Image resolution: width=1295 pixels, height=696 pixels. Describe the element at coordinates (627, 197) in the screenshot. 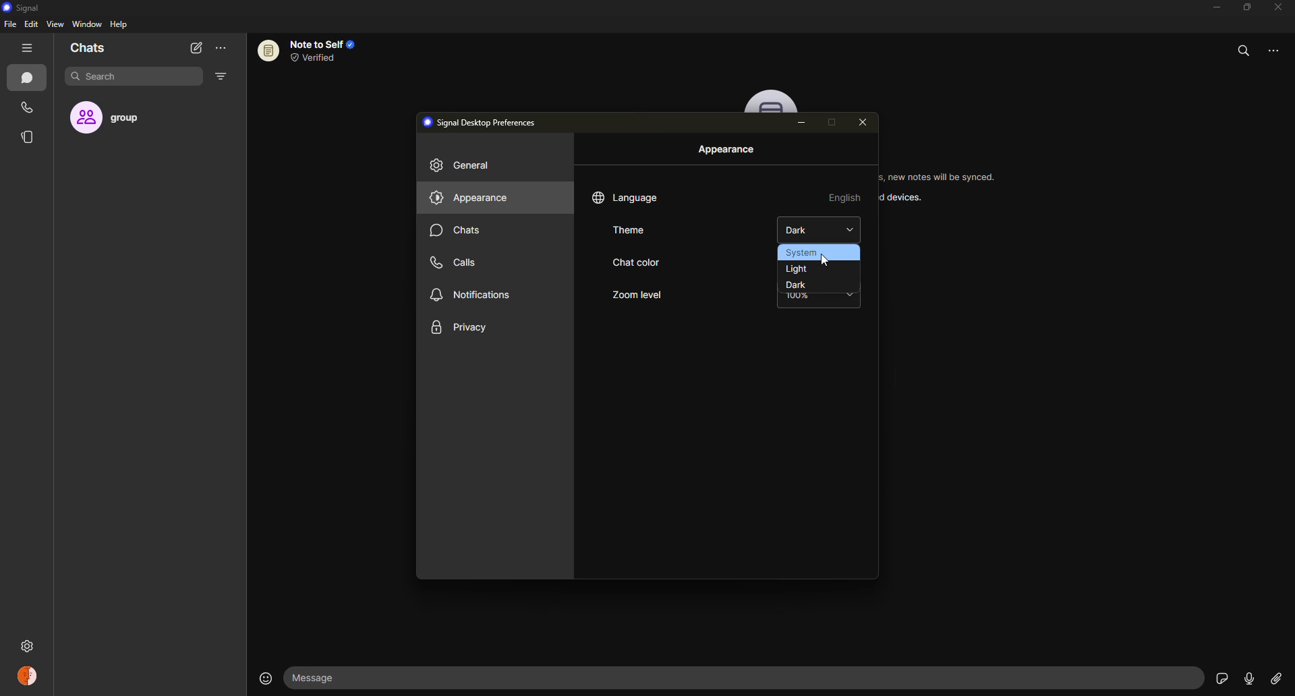

I see `language` at that location.